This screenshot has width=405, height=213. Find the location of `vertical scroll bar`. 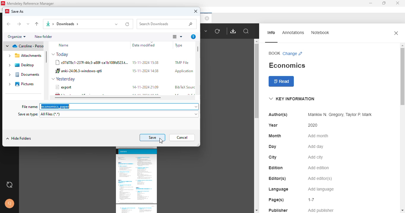

vertical scroll bar is located at coordinates (256, 81).